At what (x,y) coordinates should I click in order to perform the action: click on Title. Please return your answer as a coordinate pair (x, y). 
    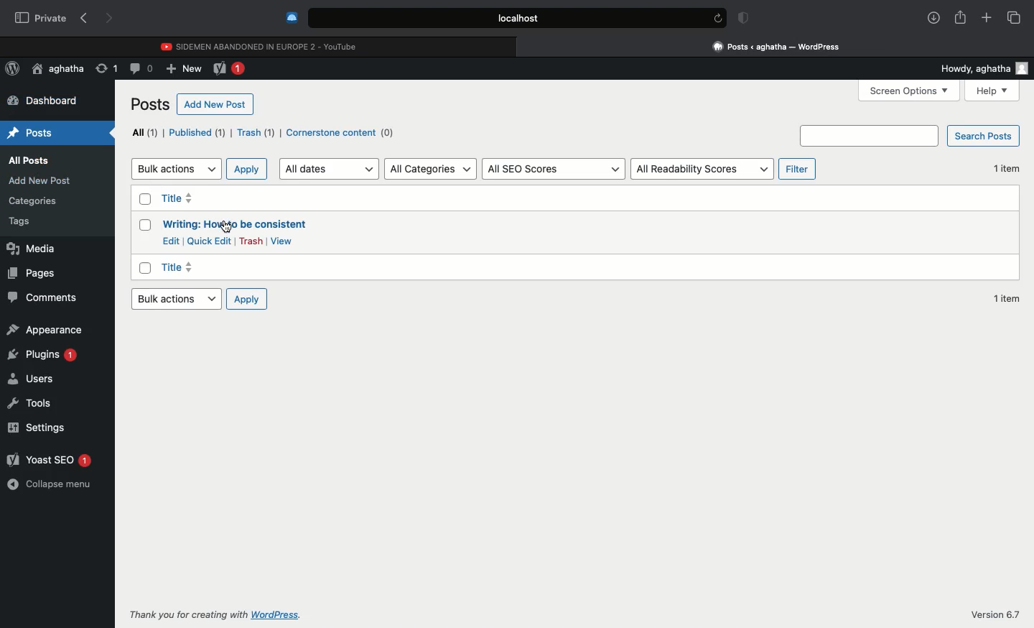
    Looking at the image, I should click on (178, 267).